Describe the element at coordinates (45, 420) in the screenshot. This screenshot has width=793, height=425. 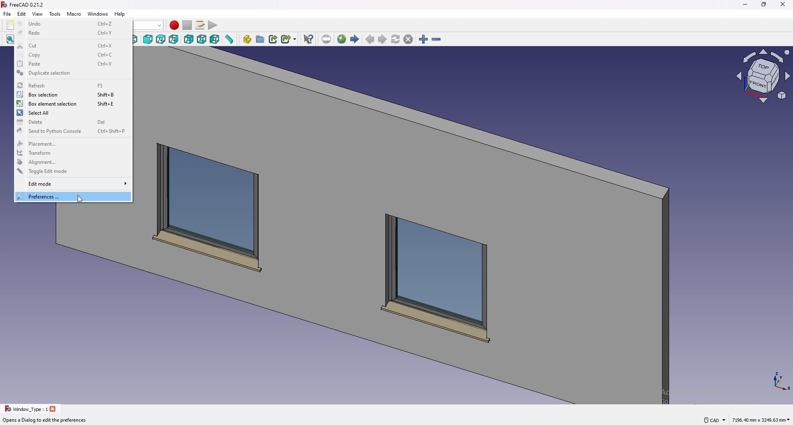
I see `Opens 2 Dialog to edit the preferences` at that location.